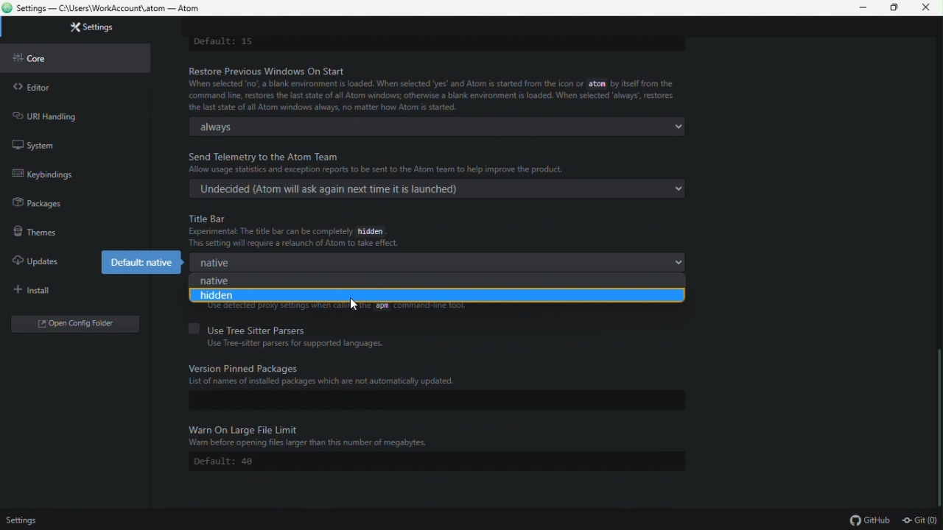 The image size is (943, 530). What do you see at coordinates (55, 143) in the screenshot?
I see `system` at bounding box center [55, 143].